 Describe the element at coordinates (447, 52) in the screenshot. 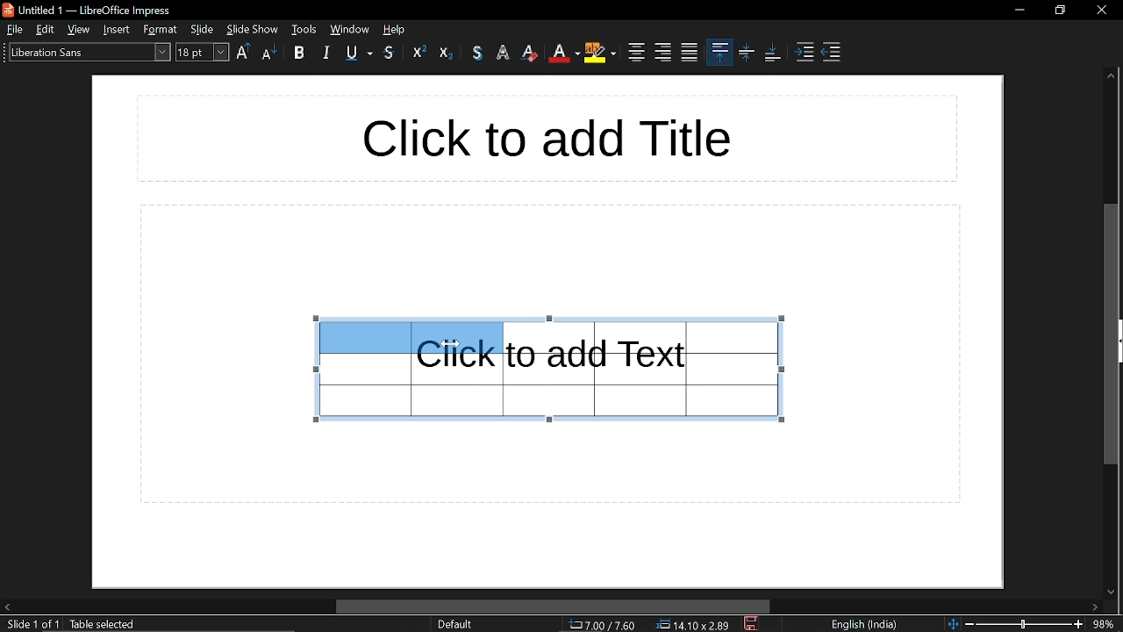

I see `subscript` at that location.